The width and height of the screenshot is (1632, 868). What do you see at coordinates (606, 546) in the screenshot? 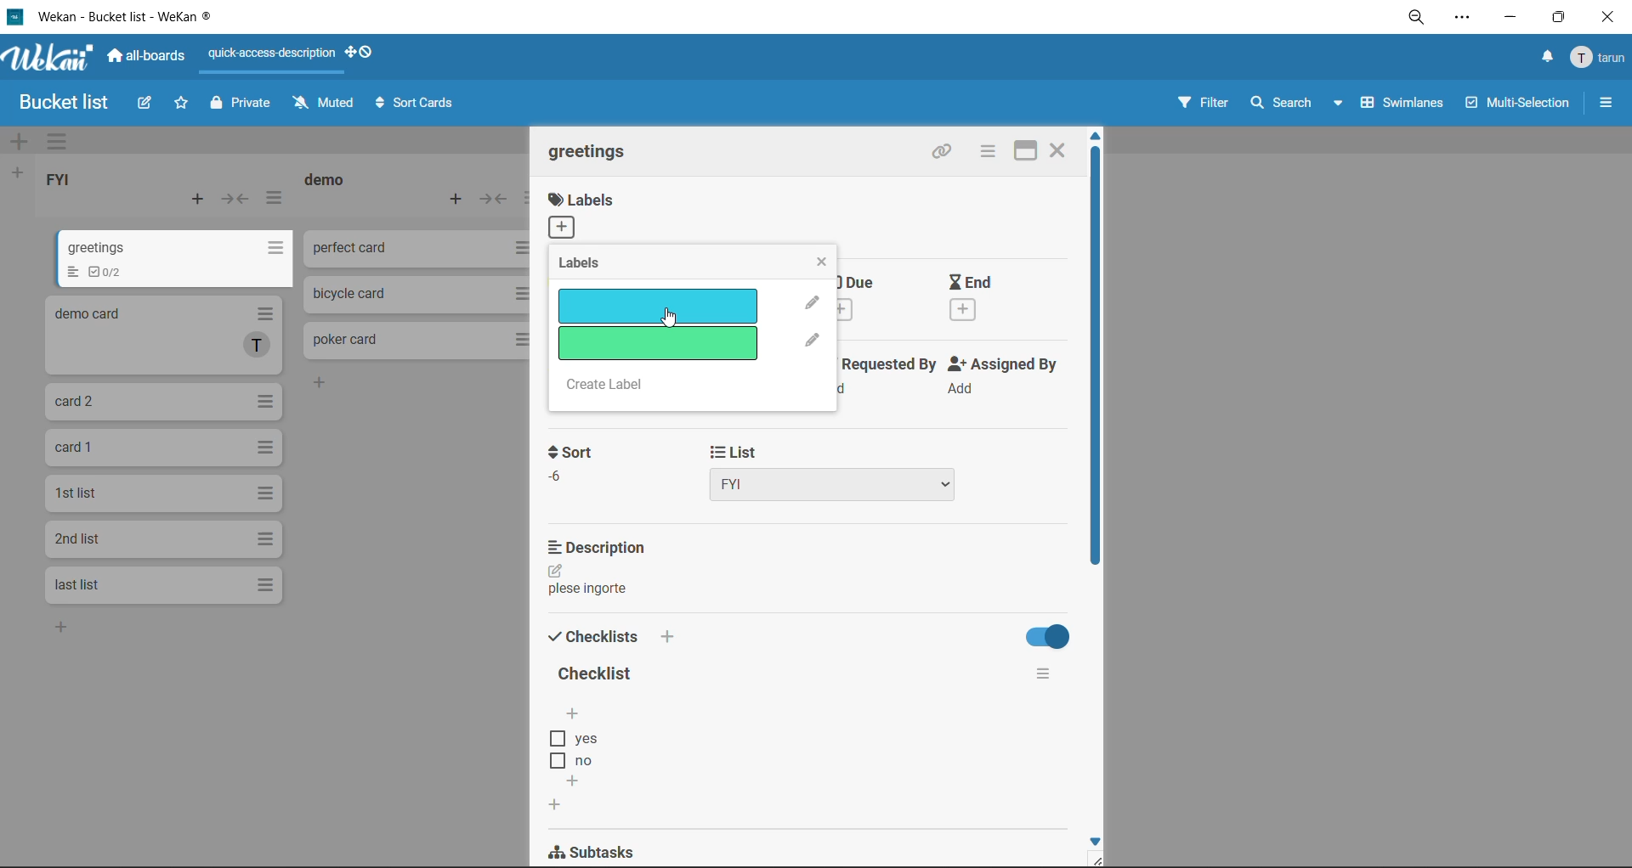
I see `description` at bounding box center [606, 546].